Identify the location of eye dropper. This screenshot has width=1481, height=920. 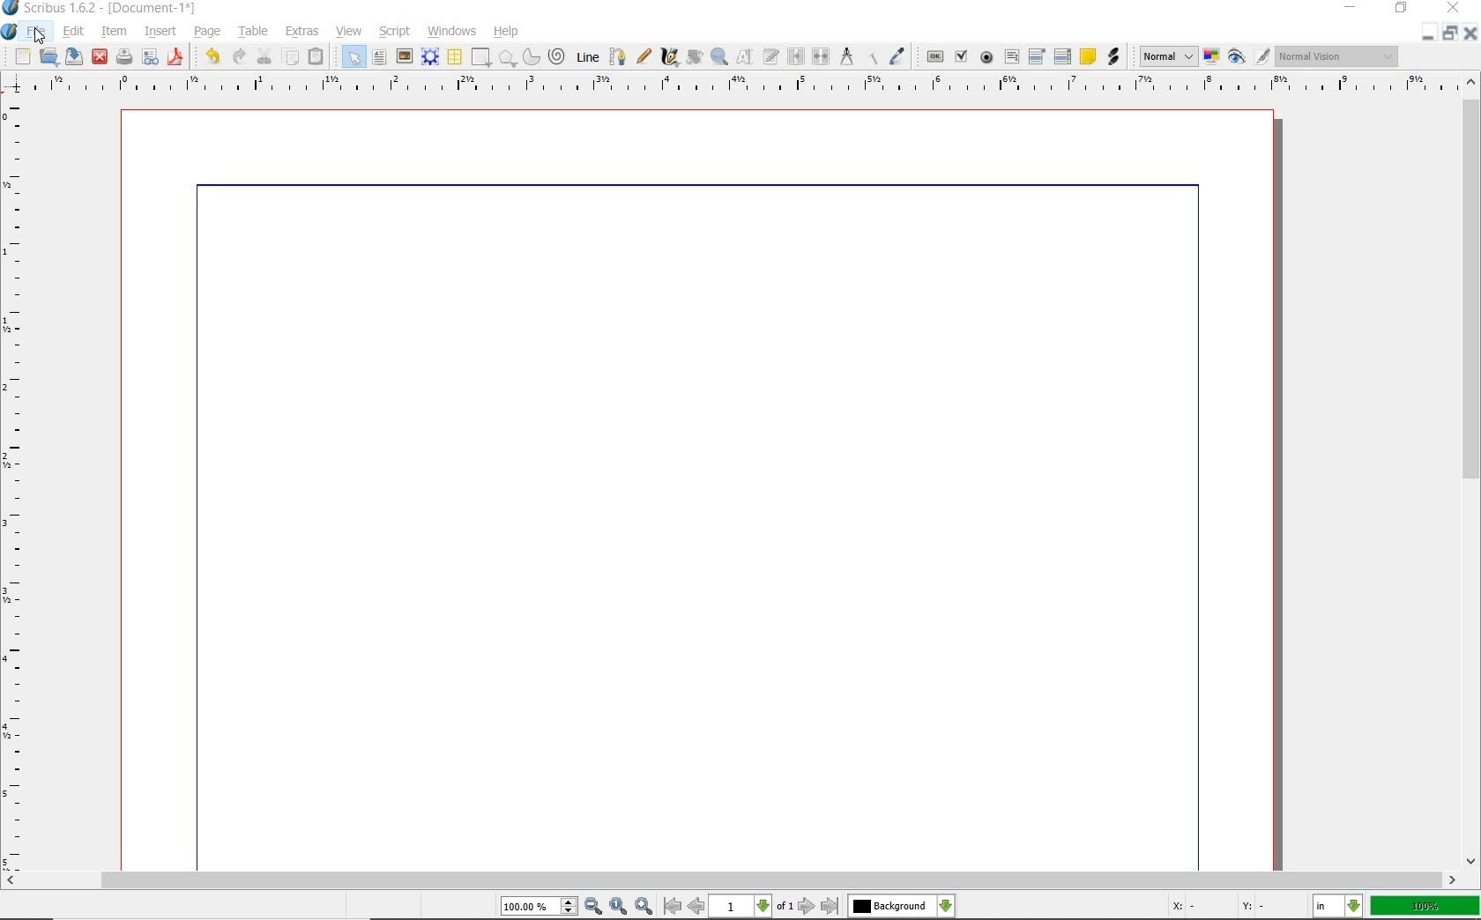
(898, 56).